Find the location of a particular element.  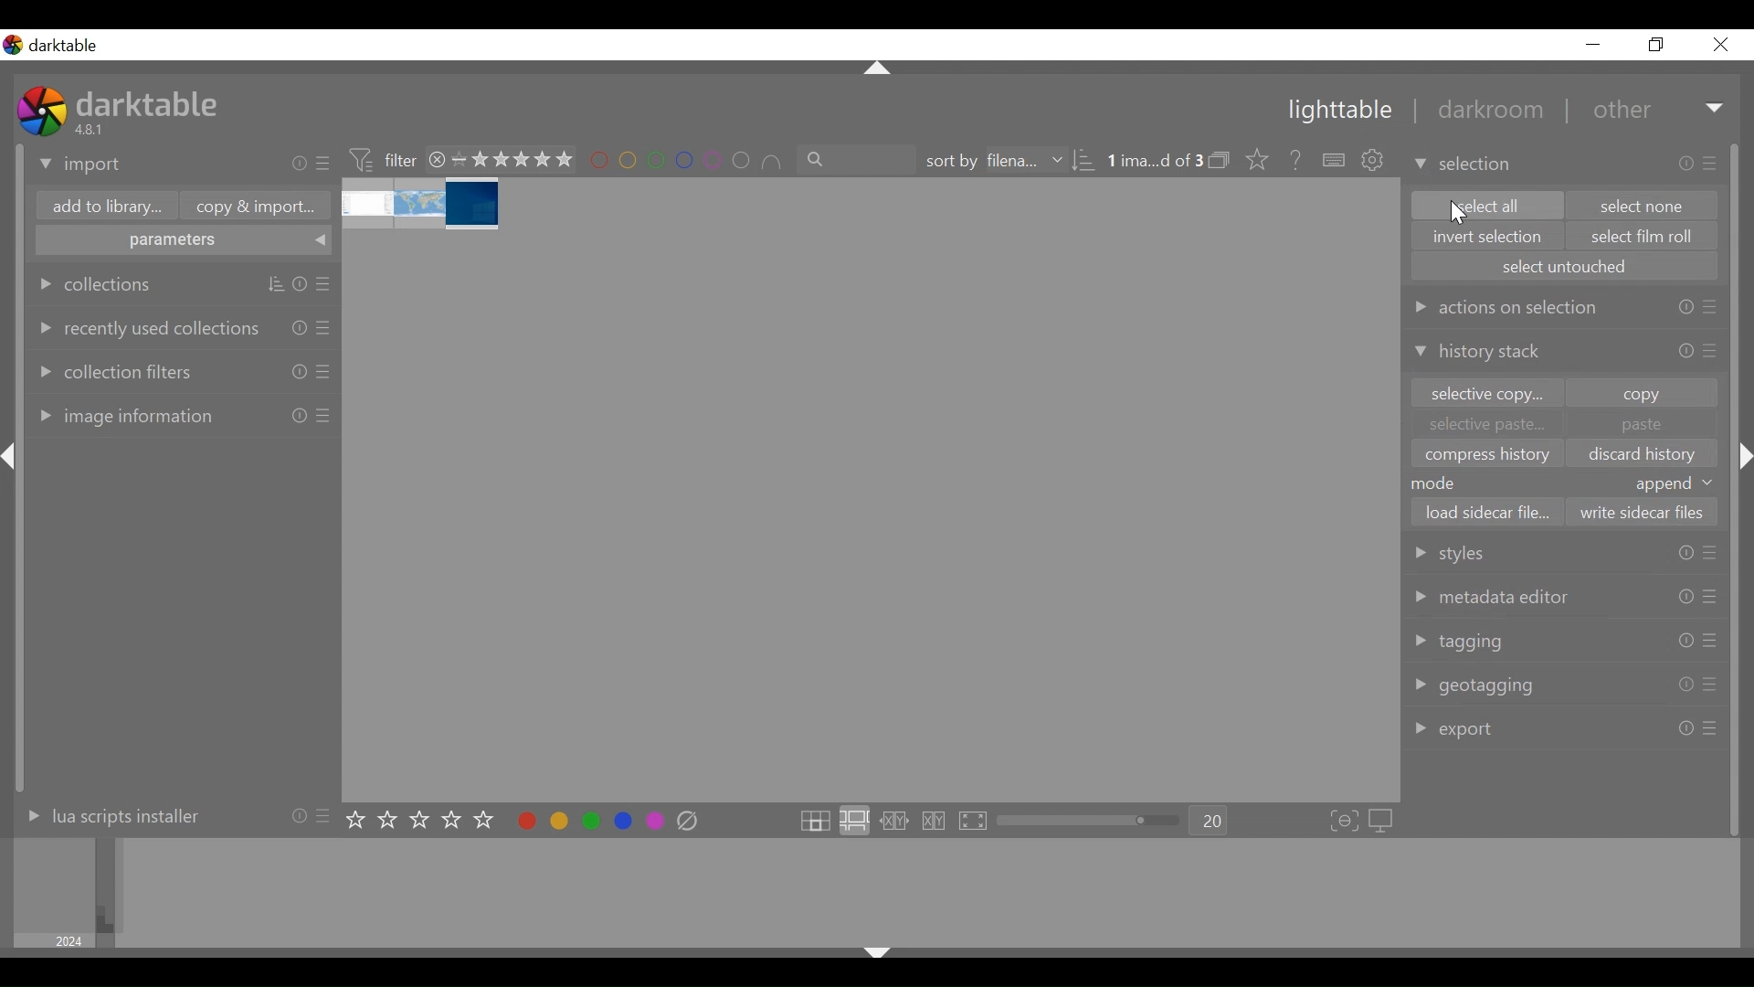

presets is located at coordinates (326, 285).